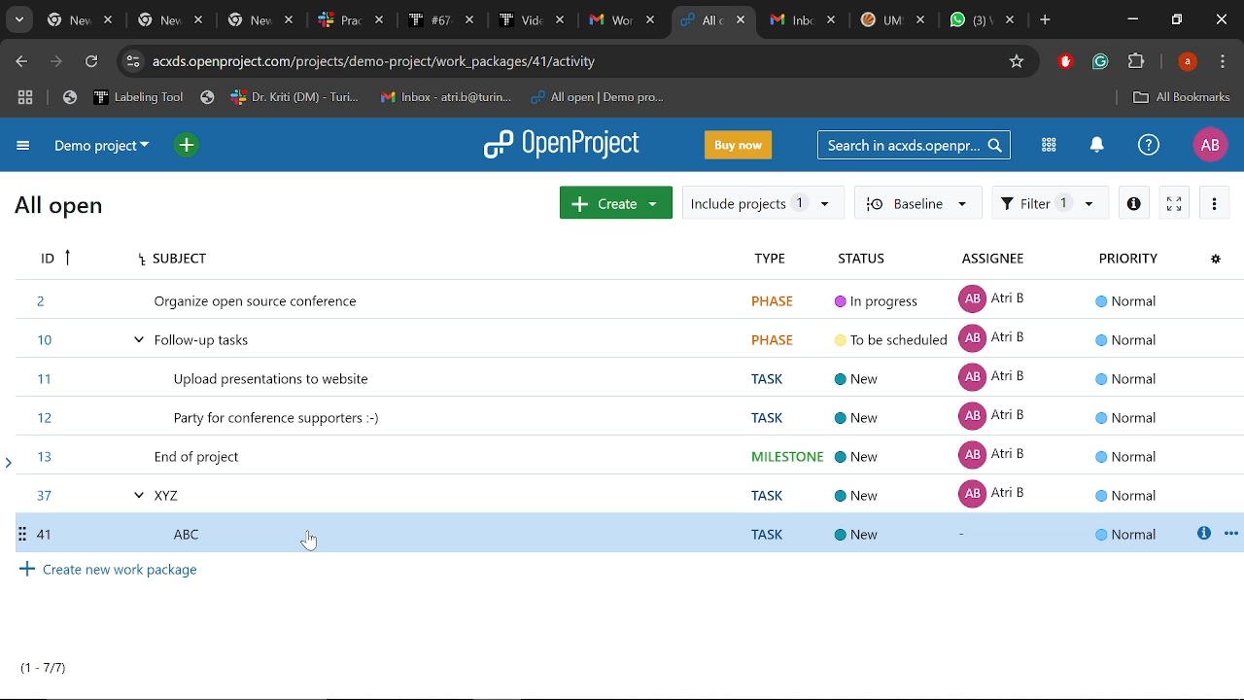  What do you see at coordinates (575, 61) in the screenshot?
I see `Current site address` at bounding box center [575, 61].